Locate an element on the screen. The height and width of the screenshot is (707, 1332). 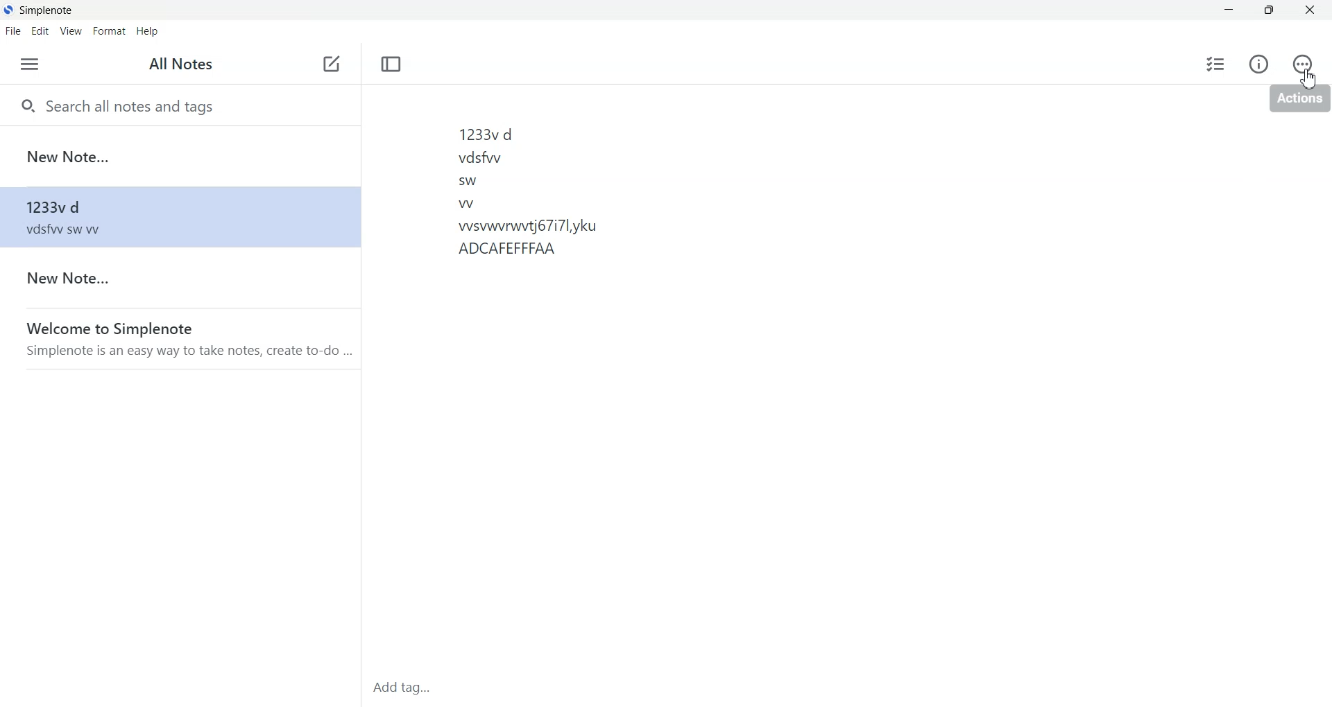
Format is located at coordinates (108, 31).